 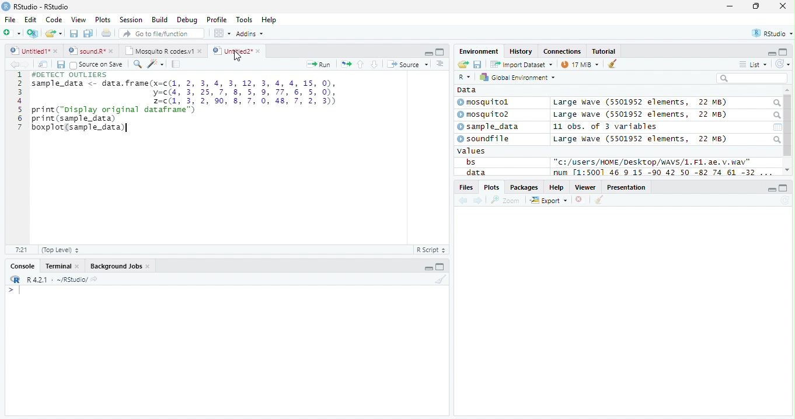 What do you see at coordinates (787, 170) in the screenshot?
I see `scroll down` at bounding box center [787, 170].